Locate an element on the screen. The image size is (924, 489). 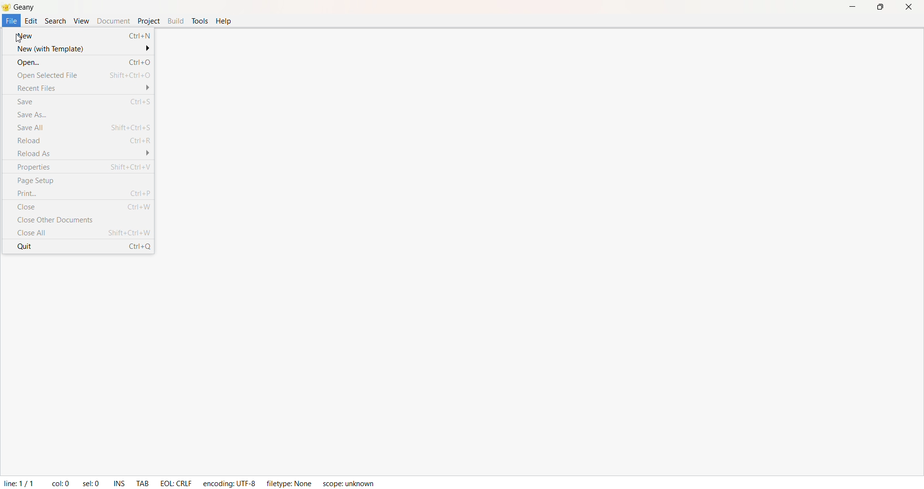
Save As is located at coordinates (79, 114).